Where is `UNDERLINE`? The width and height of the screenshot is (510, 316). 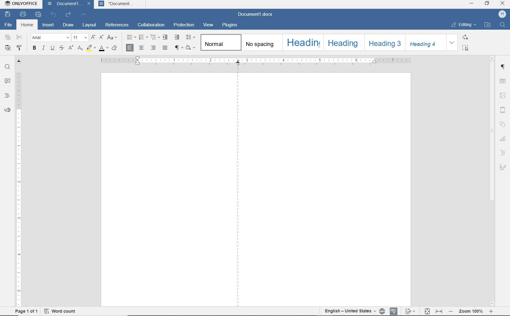
UNDERLINE is located at coordinates (52, 48).